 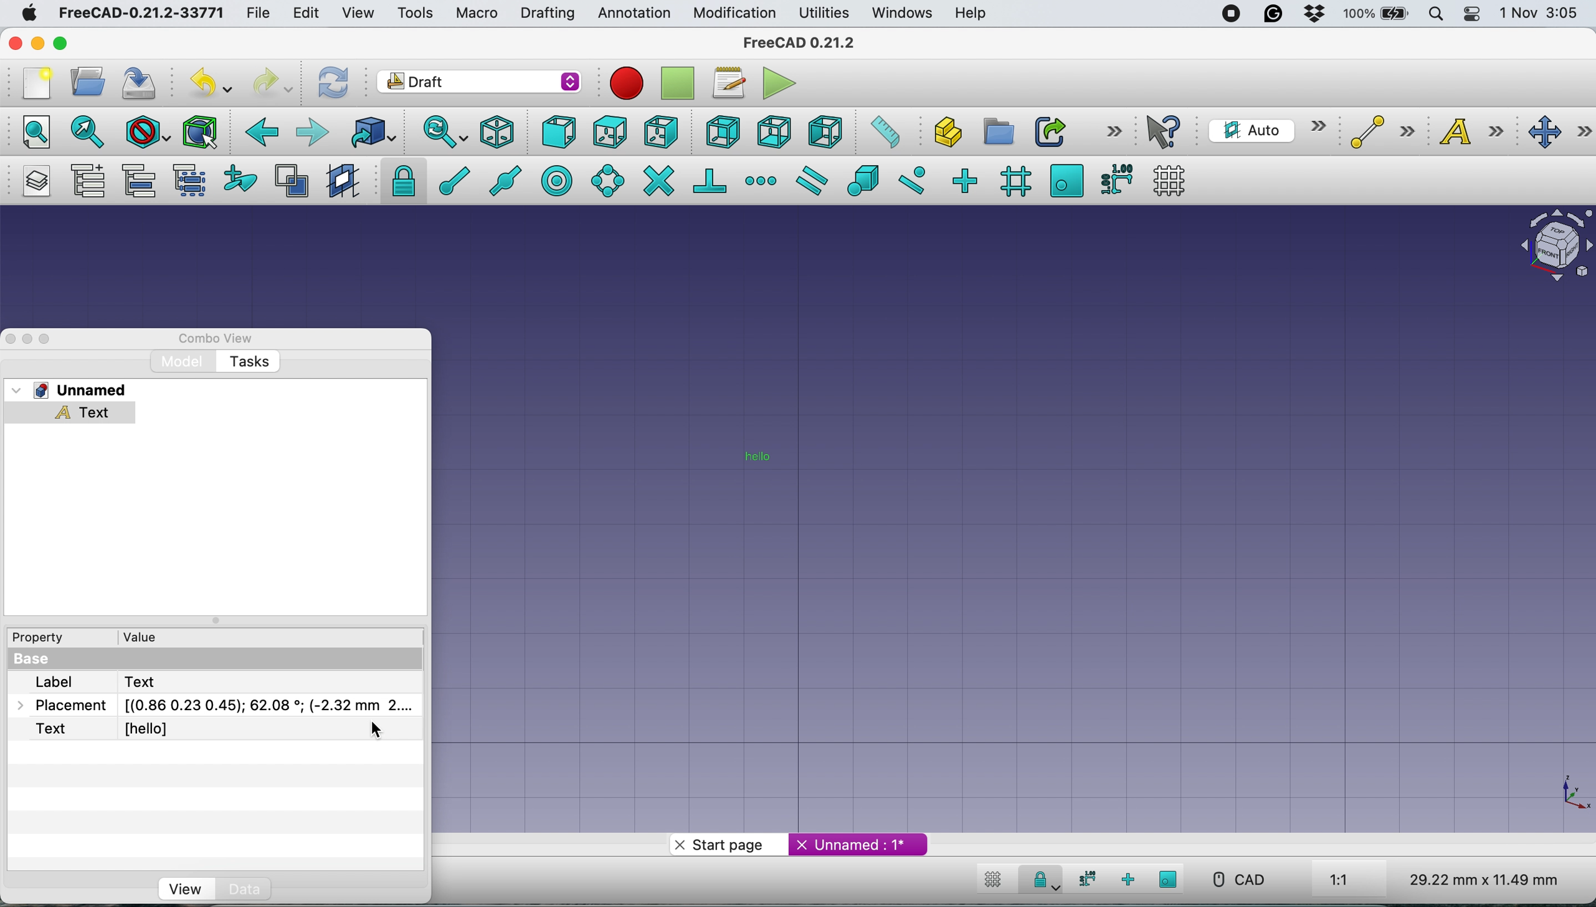 I want to click on Text added, so click(x=759, y=455).